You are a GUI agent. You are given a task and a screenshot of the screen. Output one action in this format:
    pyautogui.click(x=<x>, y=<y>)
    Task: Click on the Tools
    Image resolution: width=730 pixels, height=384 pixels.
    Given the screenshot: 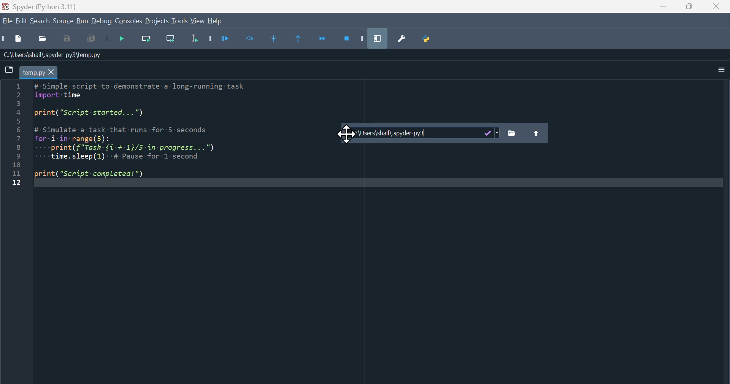 What is the action you would take?
    pyautogui.click(x=179, y=22)
    